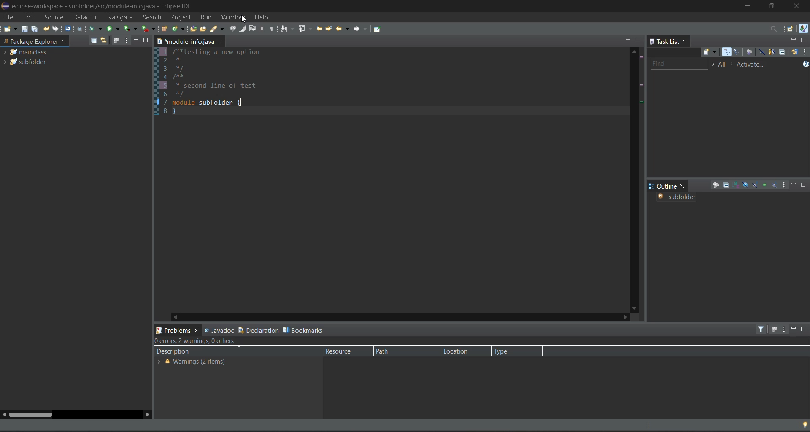  I want to click on project, so click(182, 17).